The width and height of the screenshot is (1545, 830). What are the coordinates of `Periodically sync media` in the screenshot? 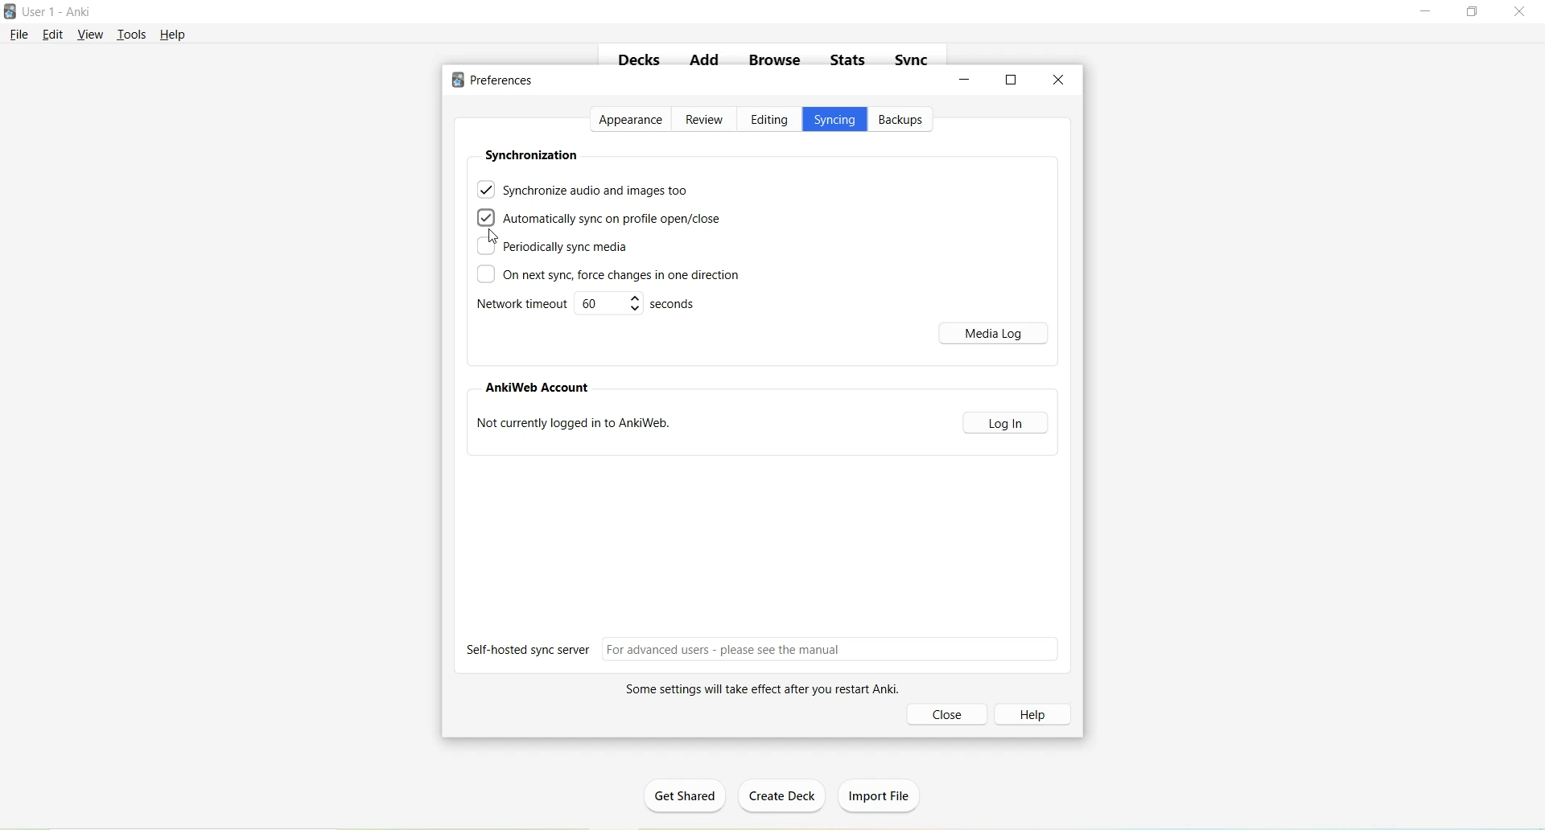 It's located at (552, 247).